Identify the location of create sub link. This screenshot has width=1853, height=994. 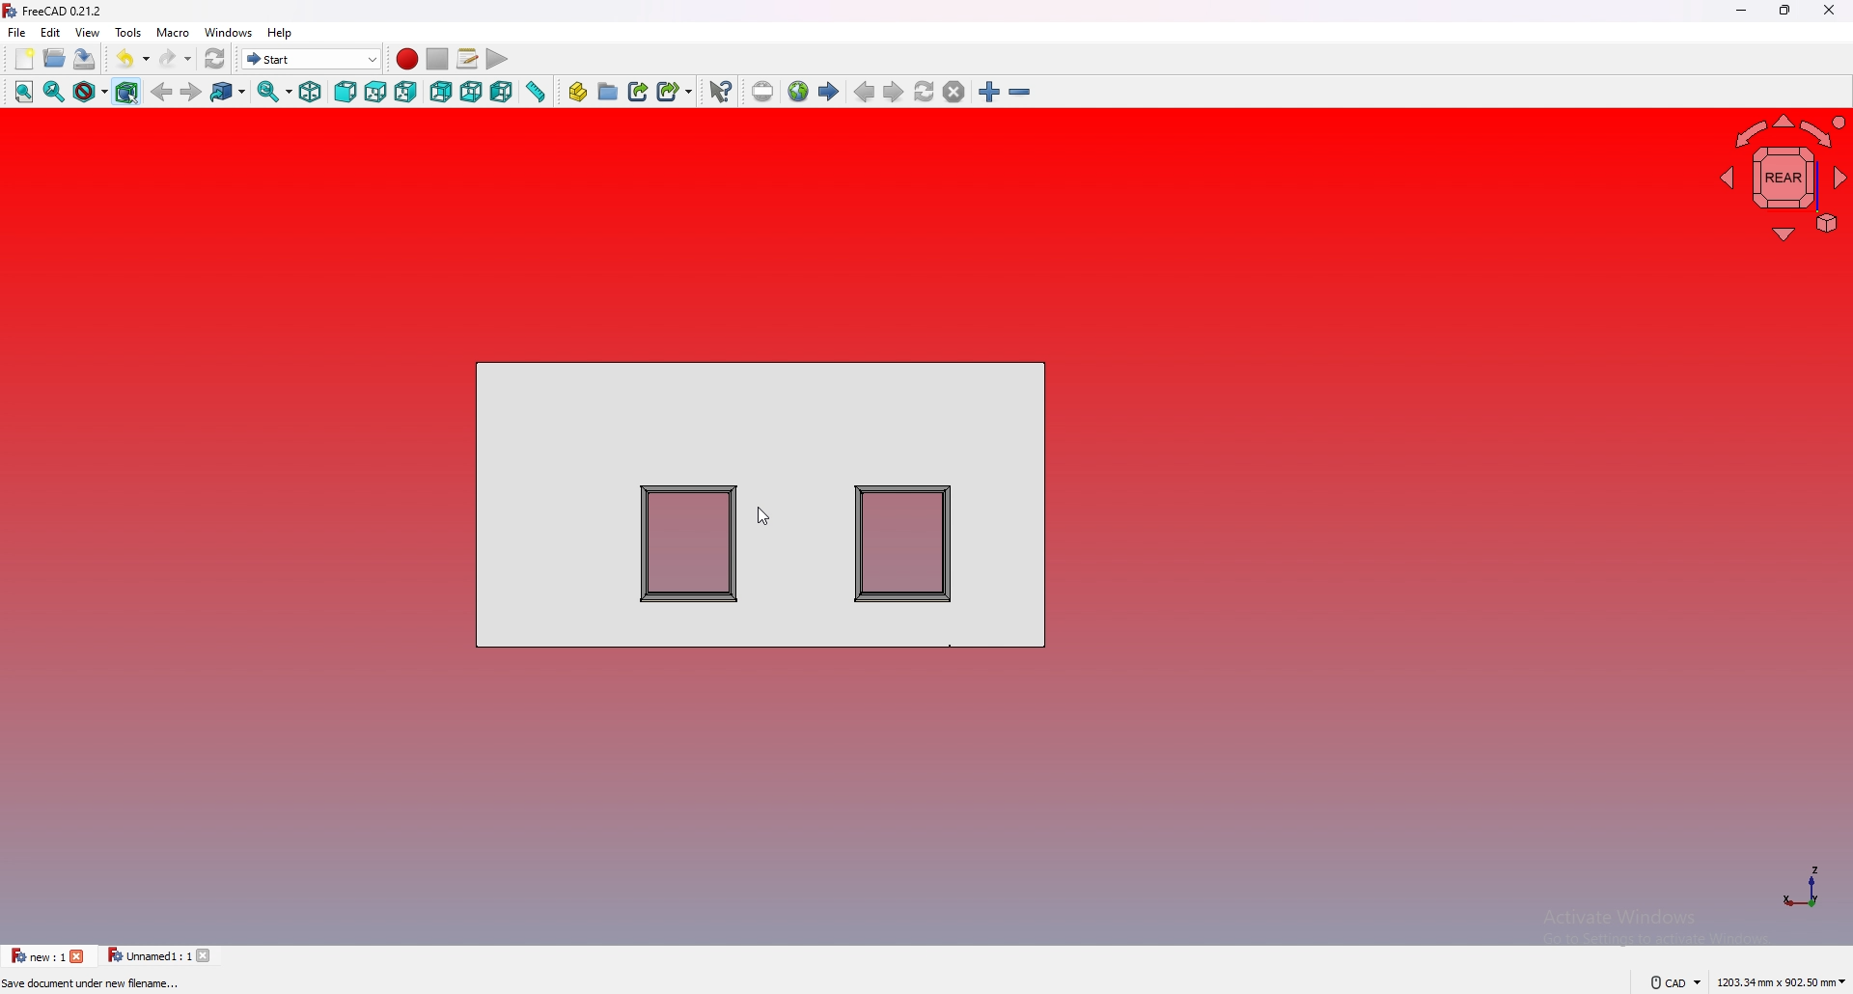
(675, 92).